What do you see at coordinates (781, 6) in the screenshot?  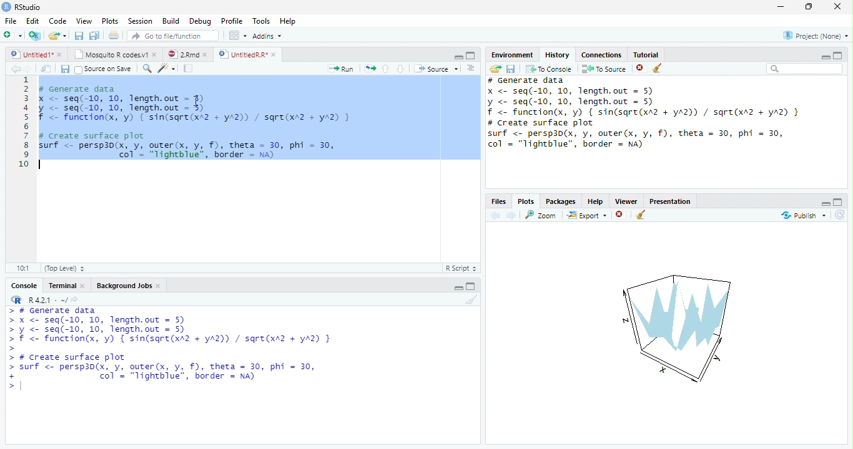 I see `minimize` at bounding box center [781, 6].